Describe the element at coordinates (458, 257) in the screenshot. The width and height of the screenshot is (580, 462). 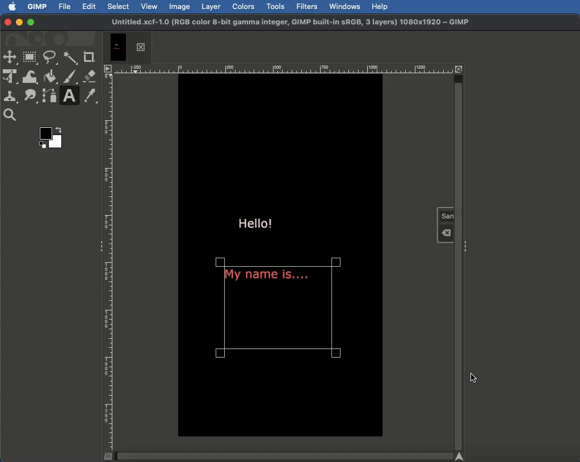
I see `Scroll` at that location.